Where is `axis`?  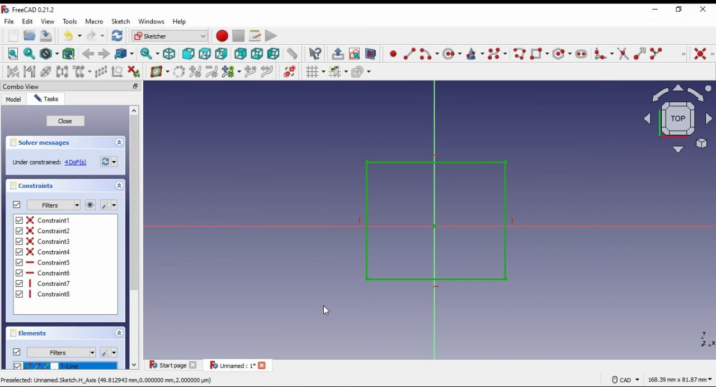
axis is located at coordinates (701, 337).